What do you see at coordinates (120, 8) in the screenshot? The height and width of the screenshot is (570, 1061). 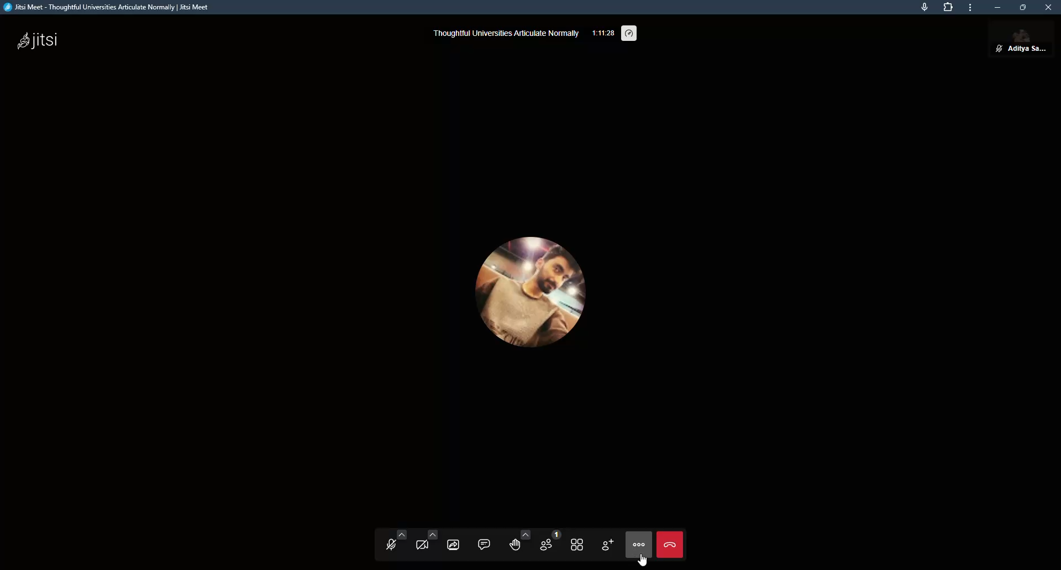 I see `Jitsi Meet - Thoughtful Universities Articulate Normally | Jitsi Meet` at bounding box center [120, 8].